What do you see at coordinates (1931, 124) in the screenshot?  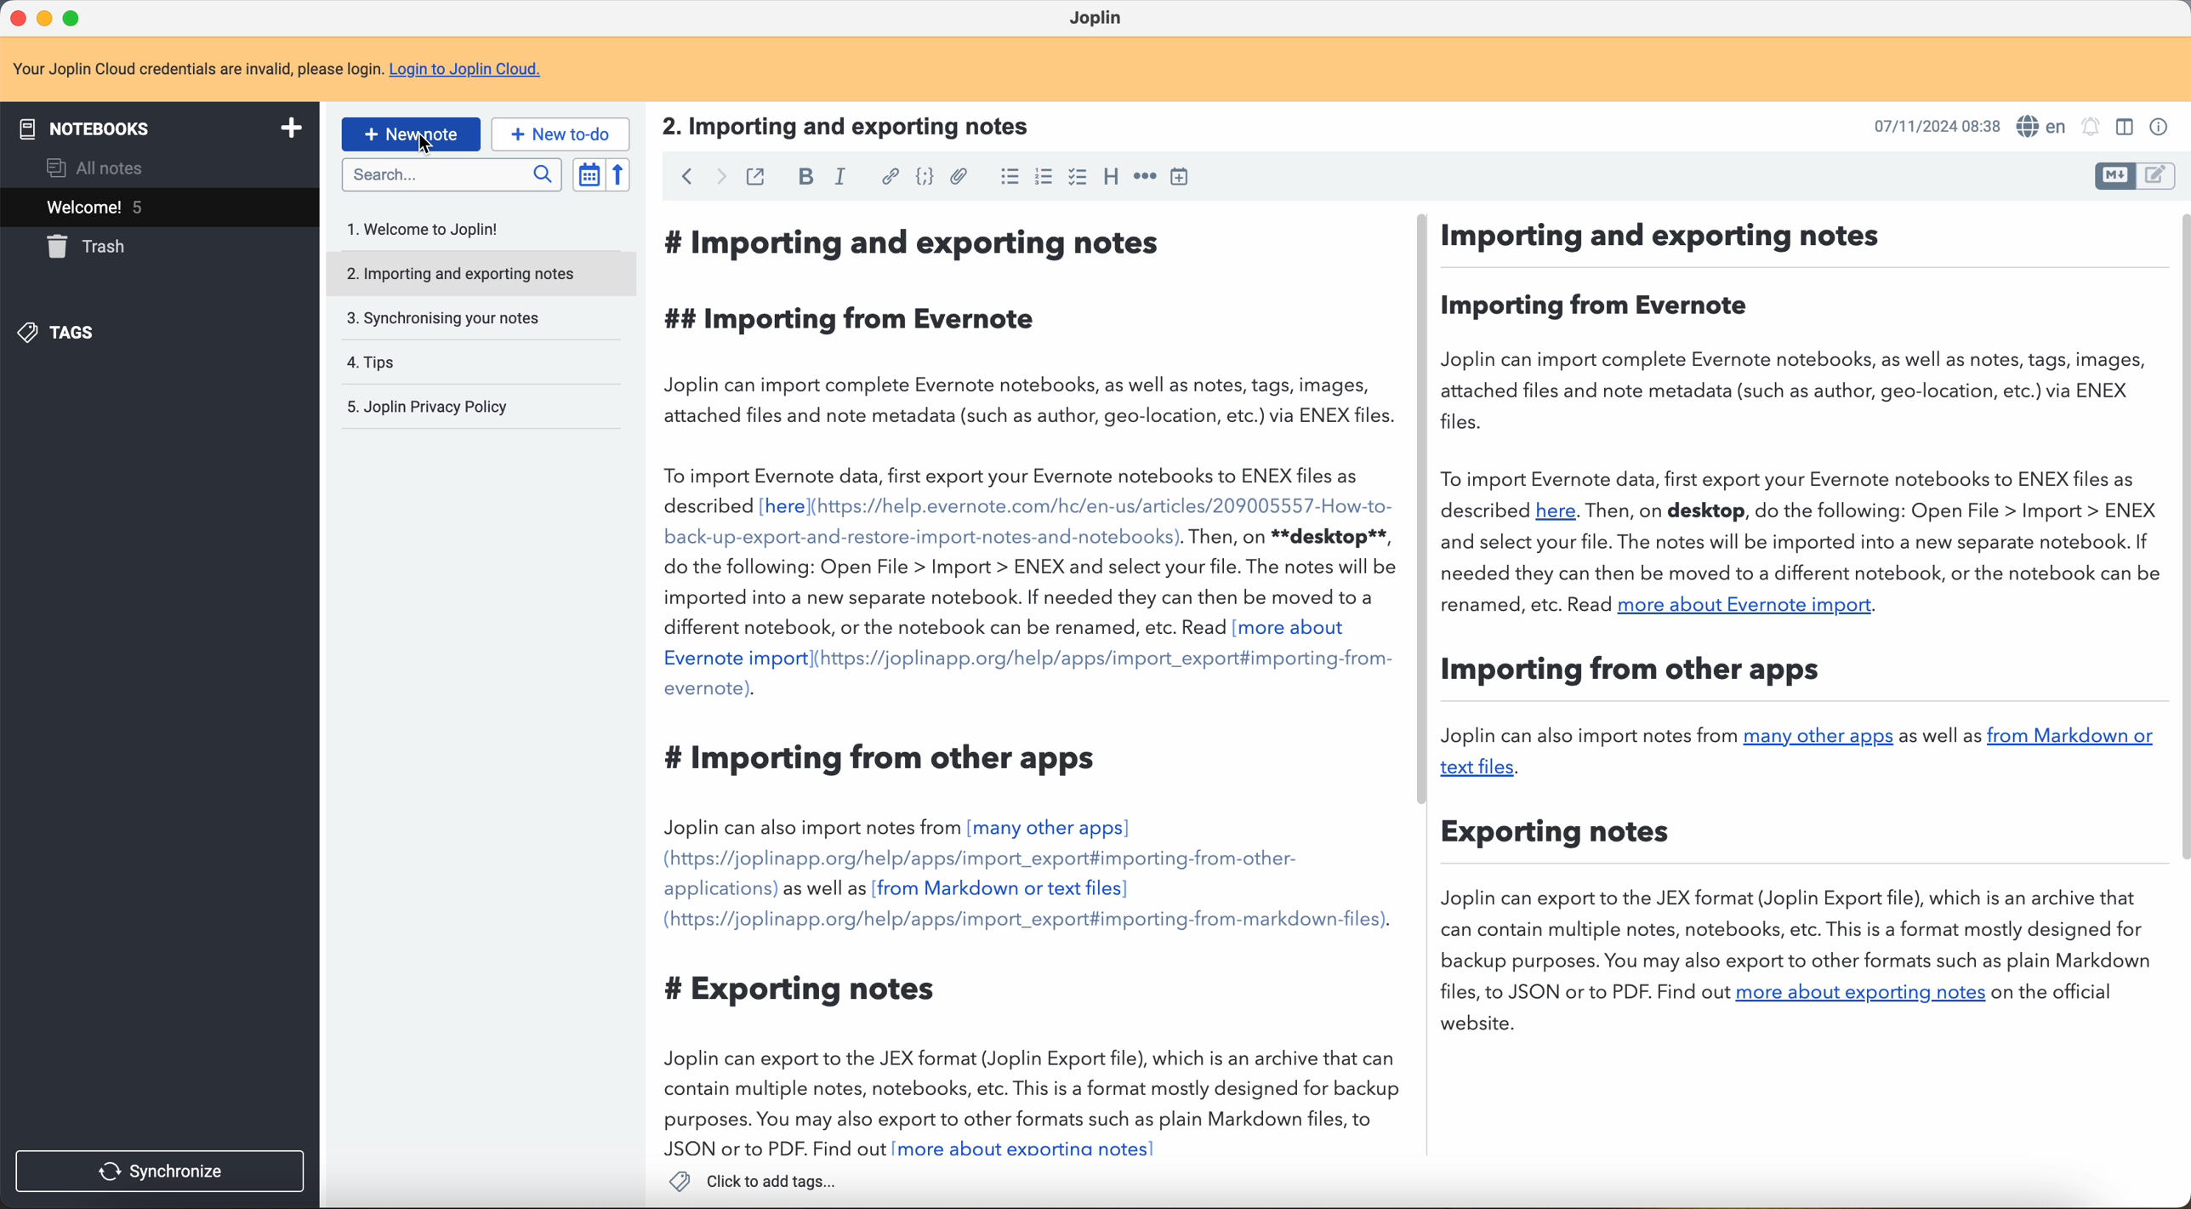 I see `date and hour` at bounding box center [1931, 124].